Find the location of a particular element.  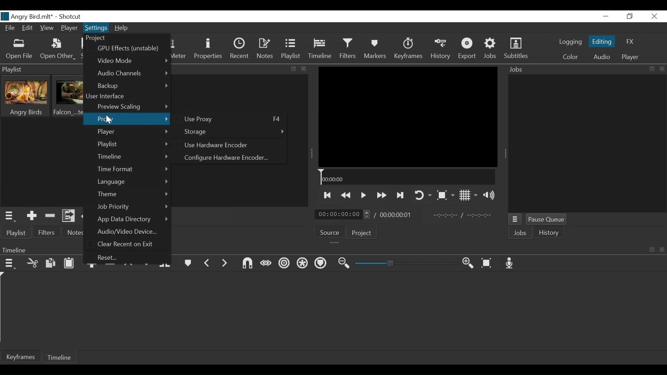

Timeline is located at coordinates (133, 157).